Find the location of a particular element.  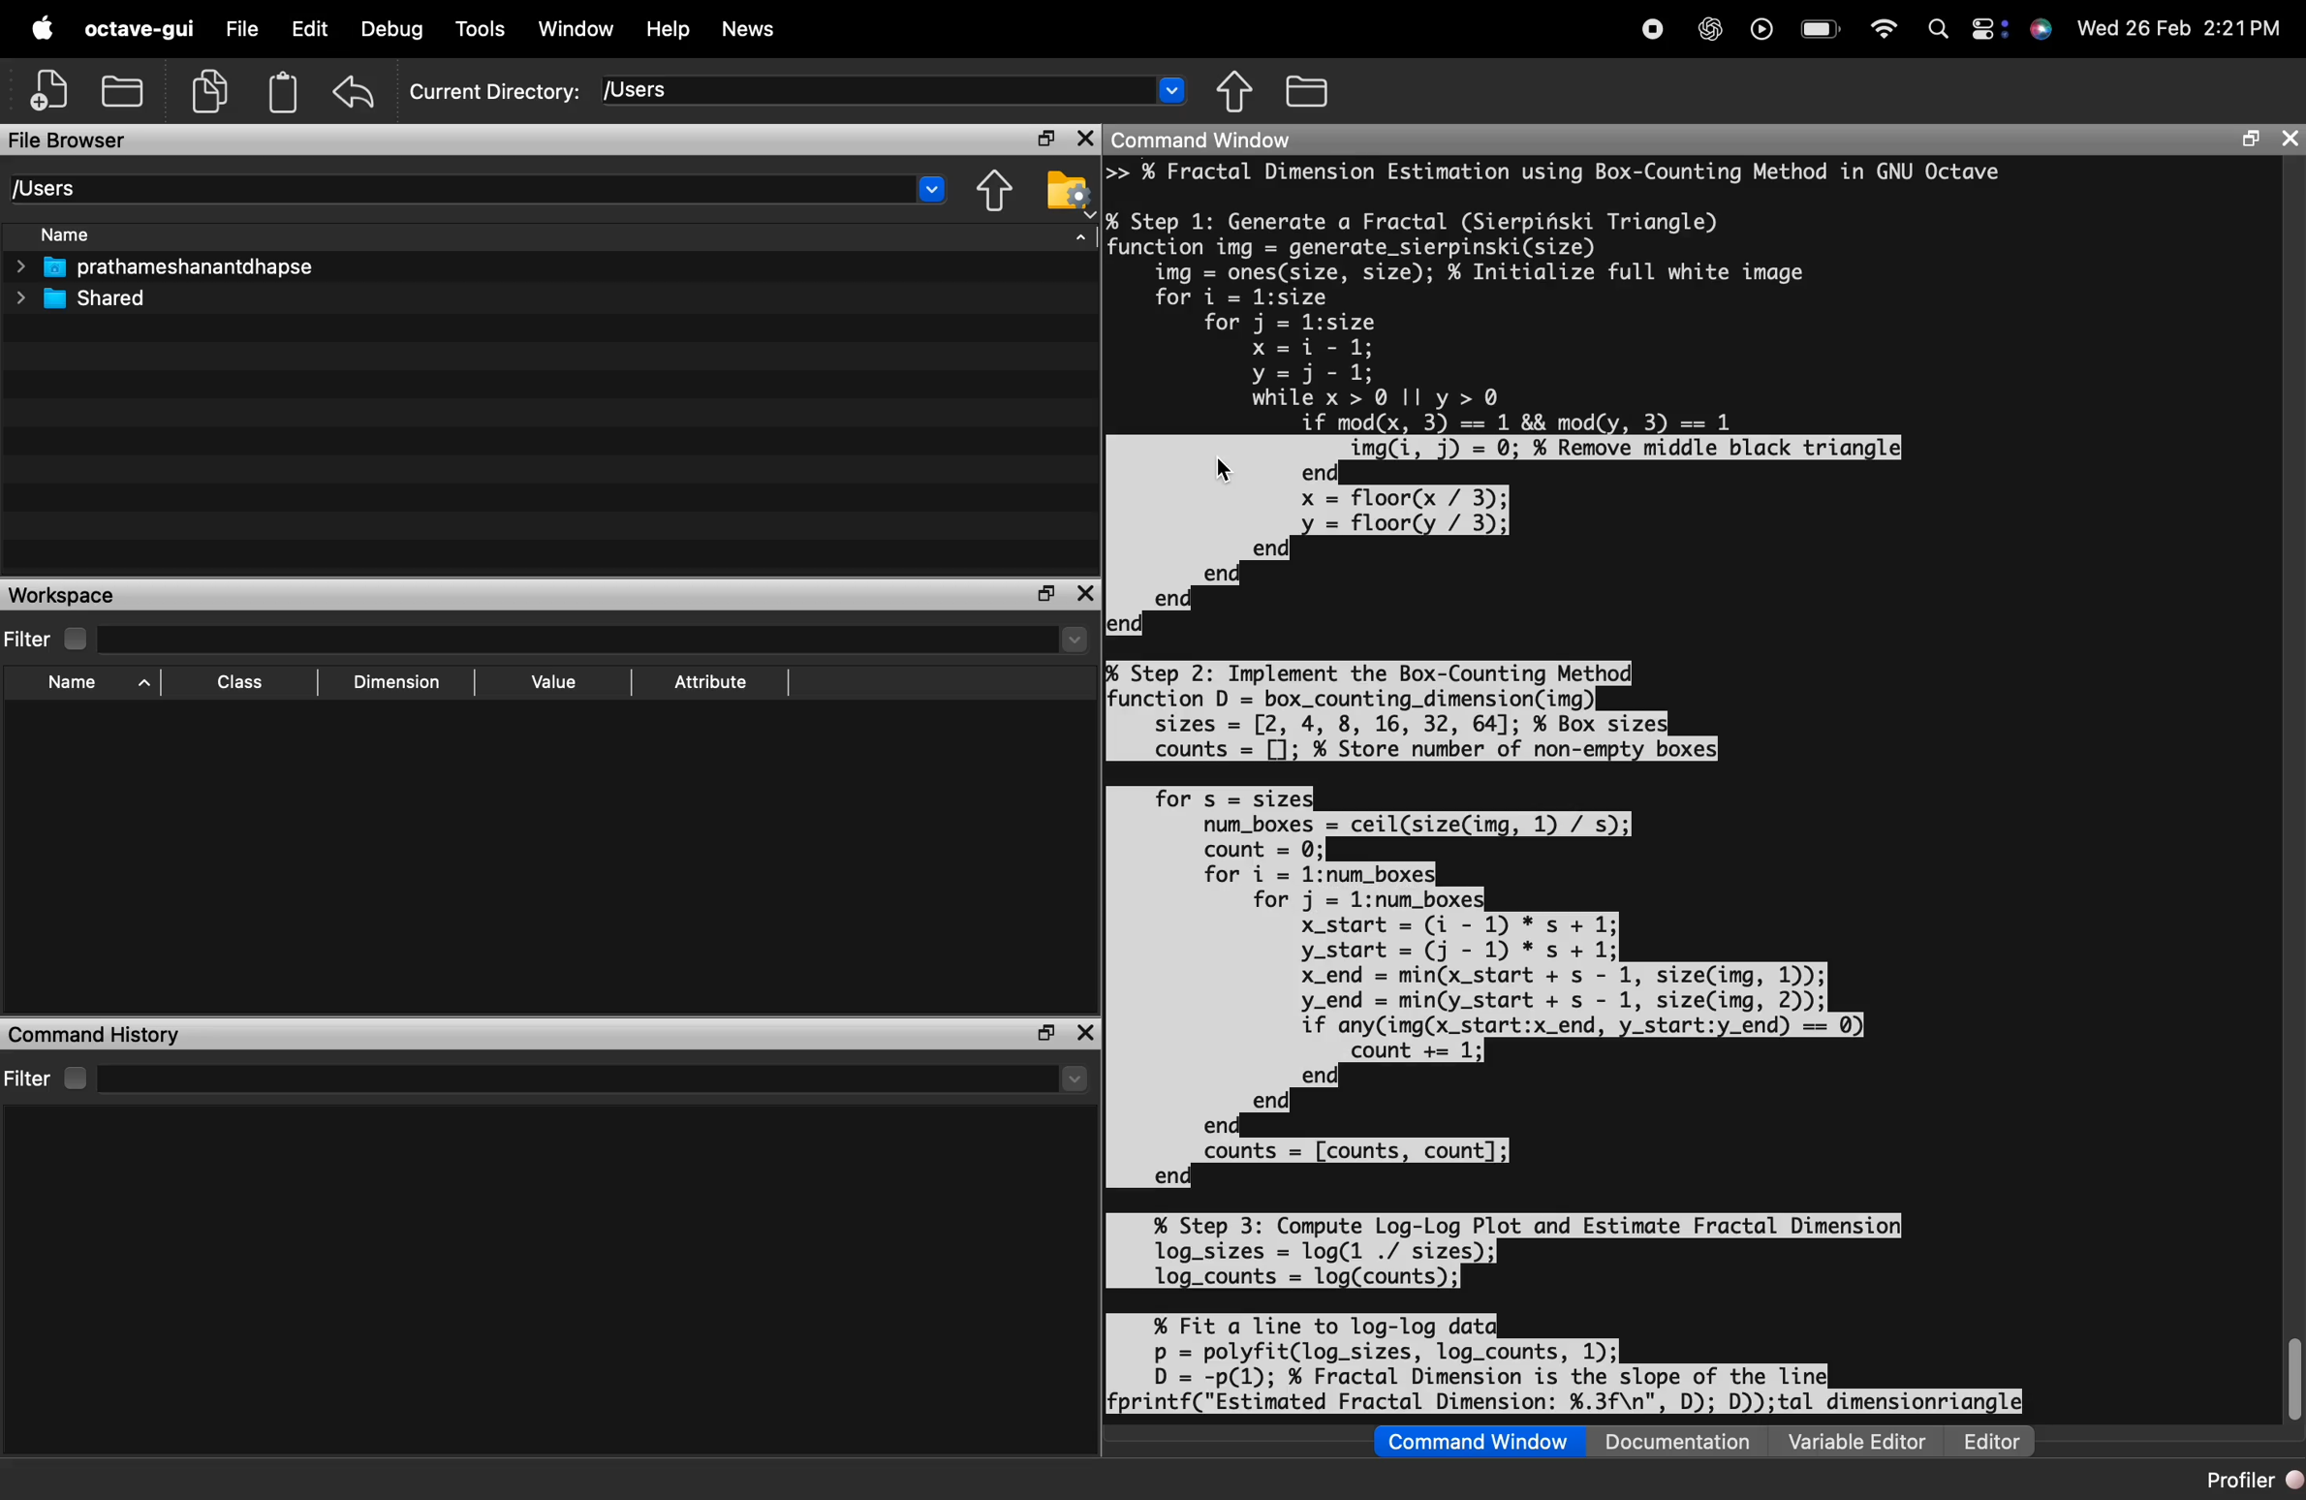

code to generate a fractal is located at coordinates (1602, 418).